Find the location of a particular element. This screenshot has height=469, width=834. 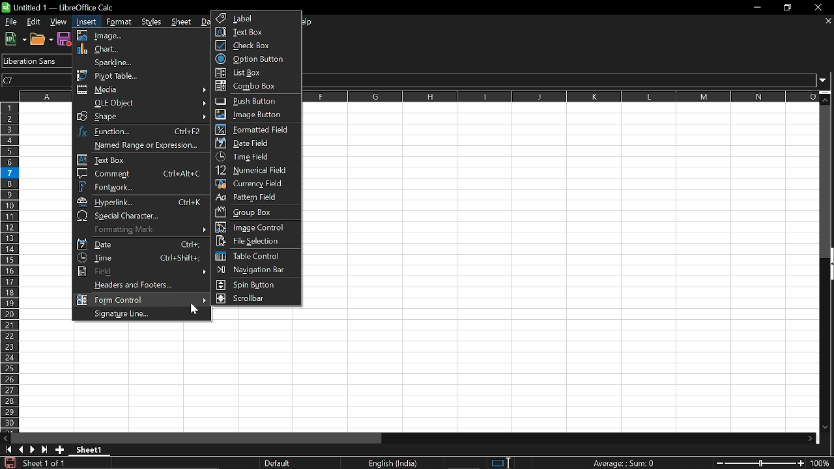

Media is located at coordinates (142, 91).